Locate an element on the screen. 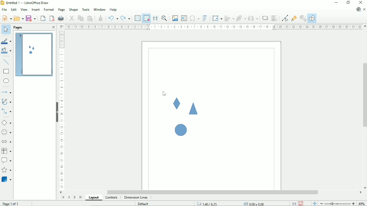 The height and width of the screenshot is (206, 367). Display grid is located at coordinates (137, 18).